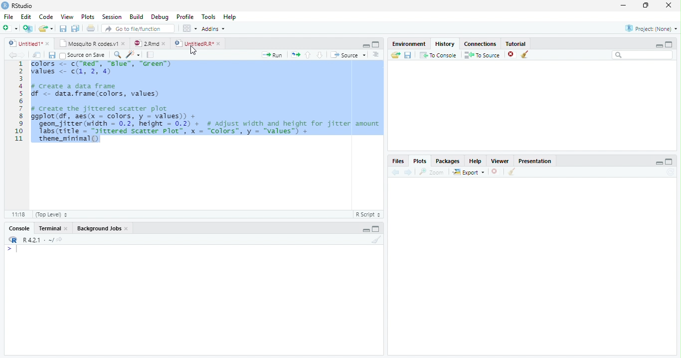 This screenshot has width=681, height=358. Describe the element at coordinates (52, 55) in the screenshot. I see `Save current document` at that location.